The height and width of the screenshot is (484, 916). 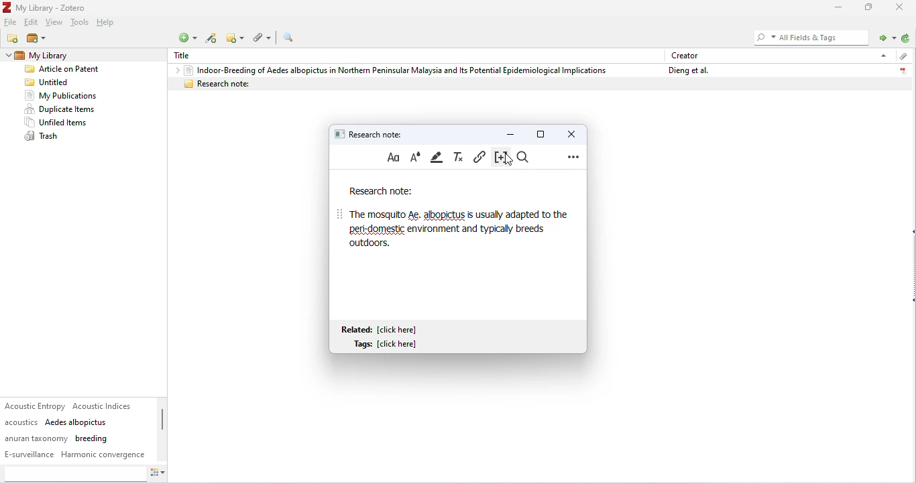 What do you see at coordinates (499, 158) in the screenshot?
I see `insert citation` at bounding box center [499, 158].